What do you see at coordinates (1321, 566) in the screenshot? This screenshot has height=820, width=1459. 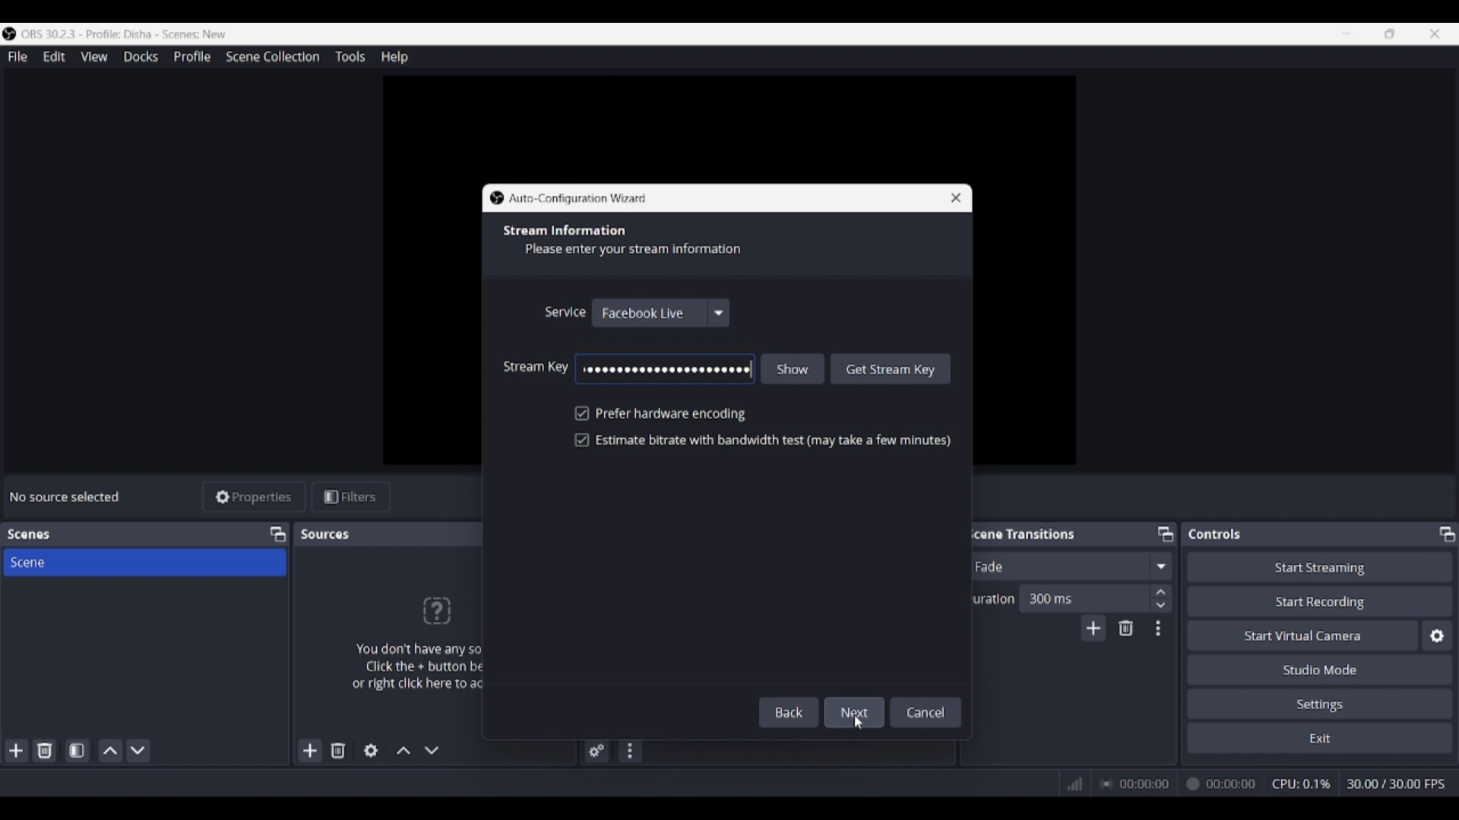 I see `Start streaming` at bounding box center [1321, 566].